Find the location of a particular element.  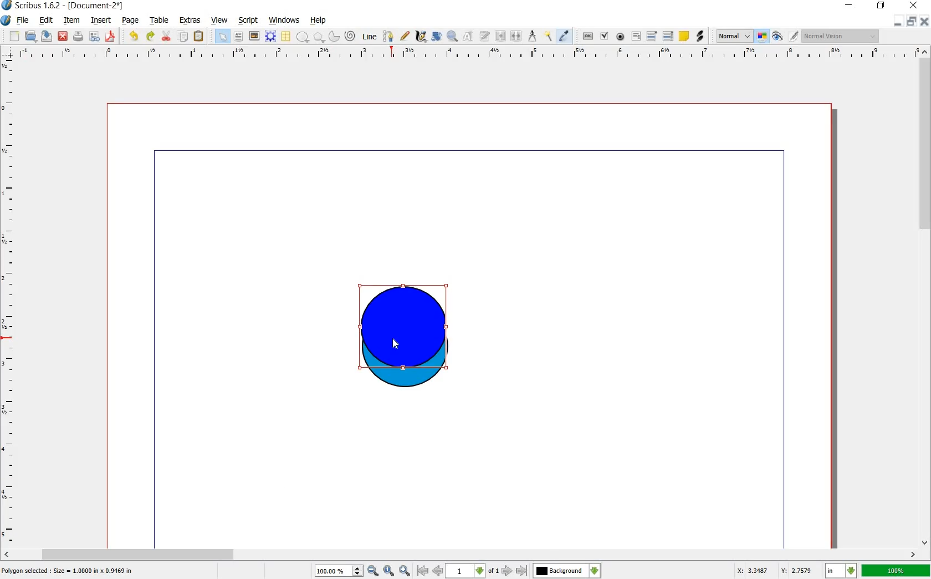

calligraphic line is located at coordinates (421, 38).